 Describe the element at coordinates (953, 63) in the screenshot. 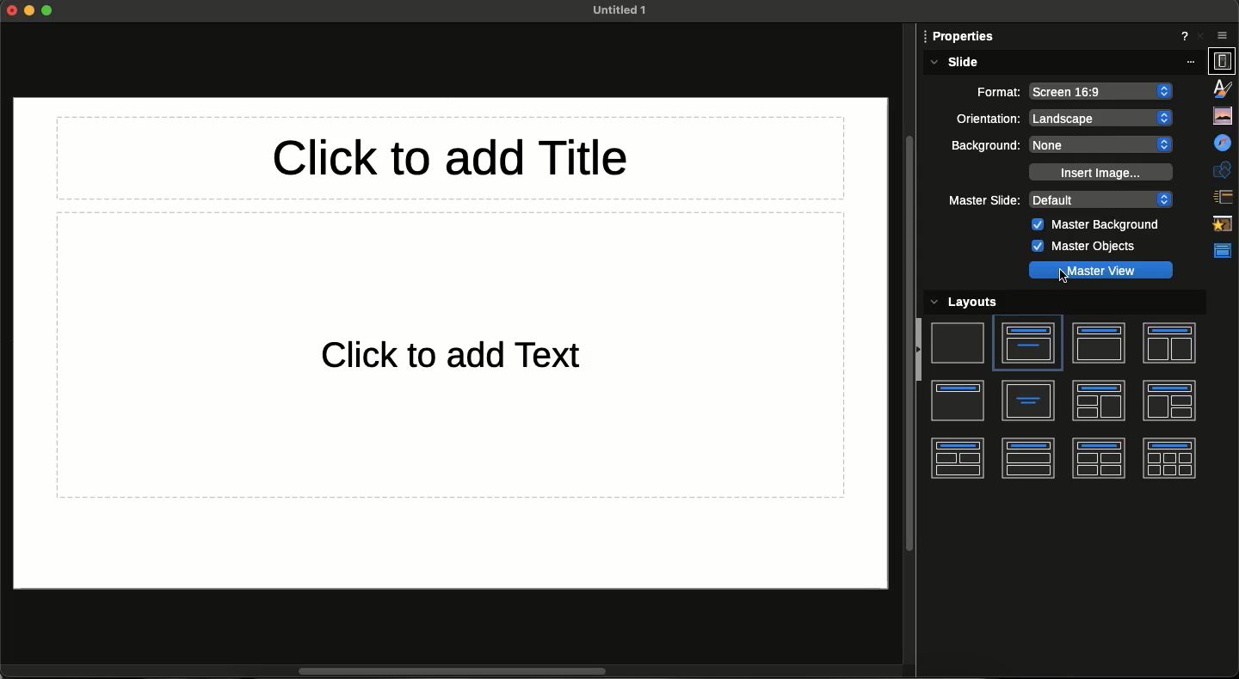

I see `Slide` at that location.